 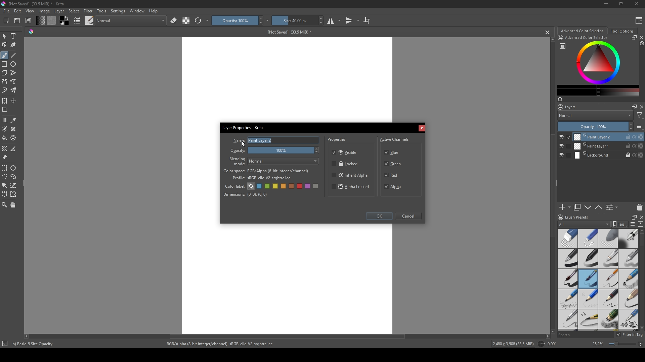 What do you see at coordinates (379, 217) in the screenshot?
I see `OK` at bounding box center [379, 217].